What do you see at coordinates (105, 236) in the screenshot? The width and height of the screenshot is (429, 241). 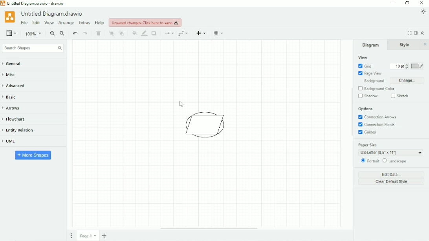 I see `Insert page` at bounding box center [105, 236].